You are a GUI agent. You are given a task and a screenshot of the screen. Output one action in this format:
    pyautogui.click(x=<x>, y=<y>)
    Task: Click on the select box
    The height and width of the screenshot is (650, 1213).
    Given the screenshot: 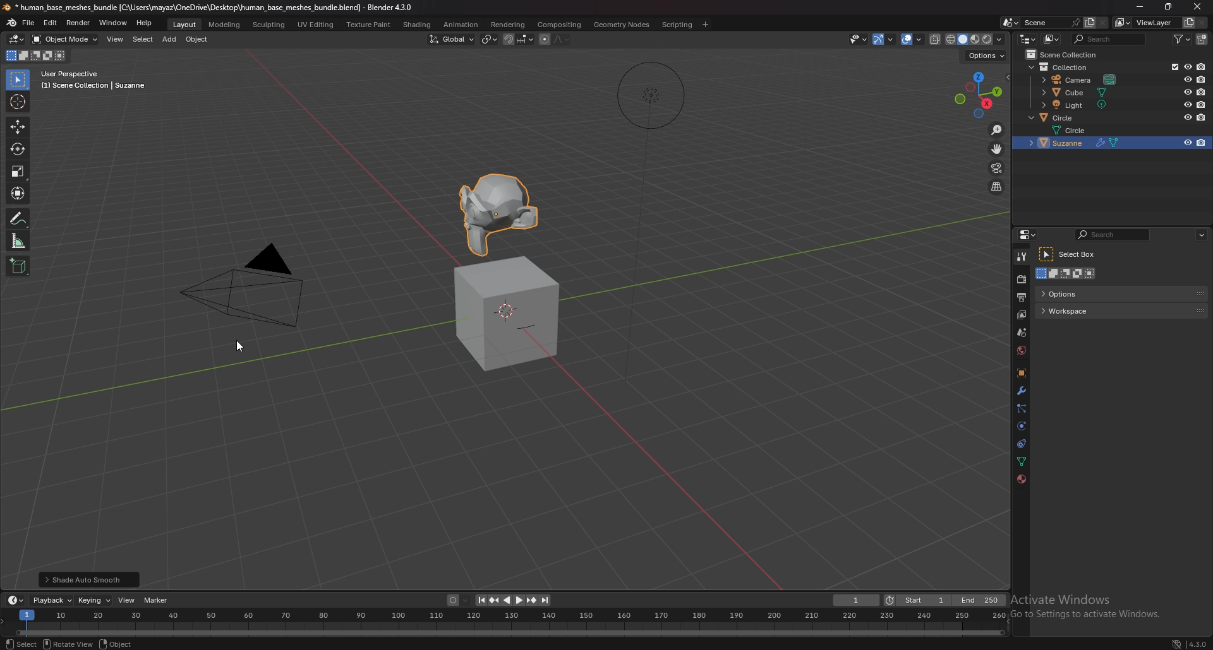 What is the action you would take?
    pyautogui.click(x=1072, y=255)
    